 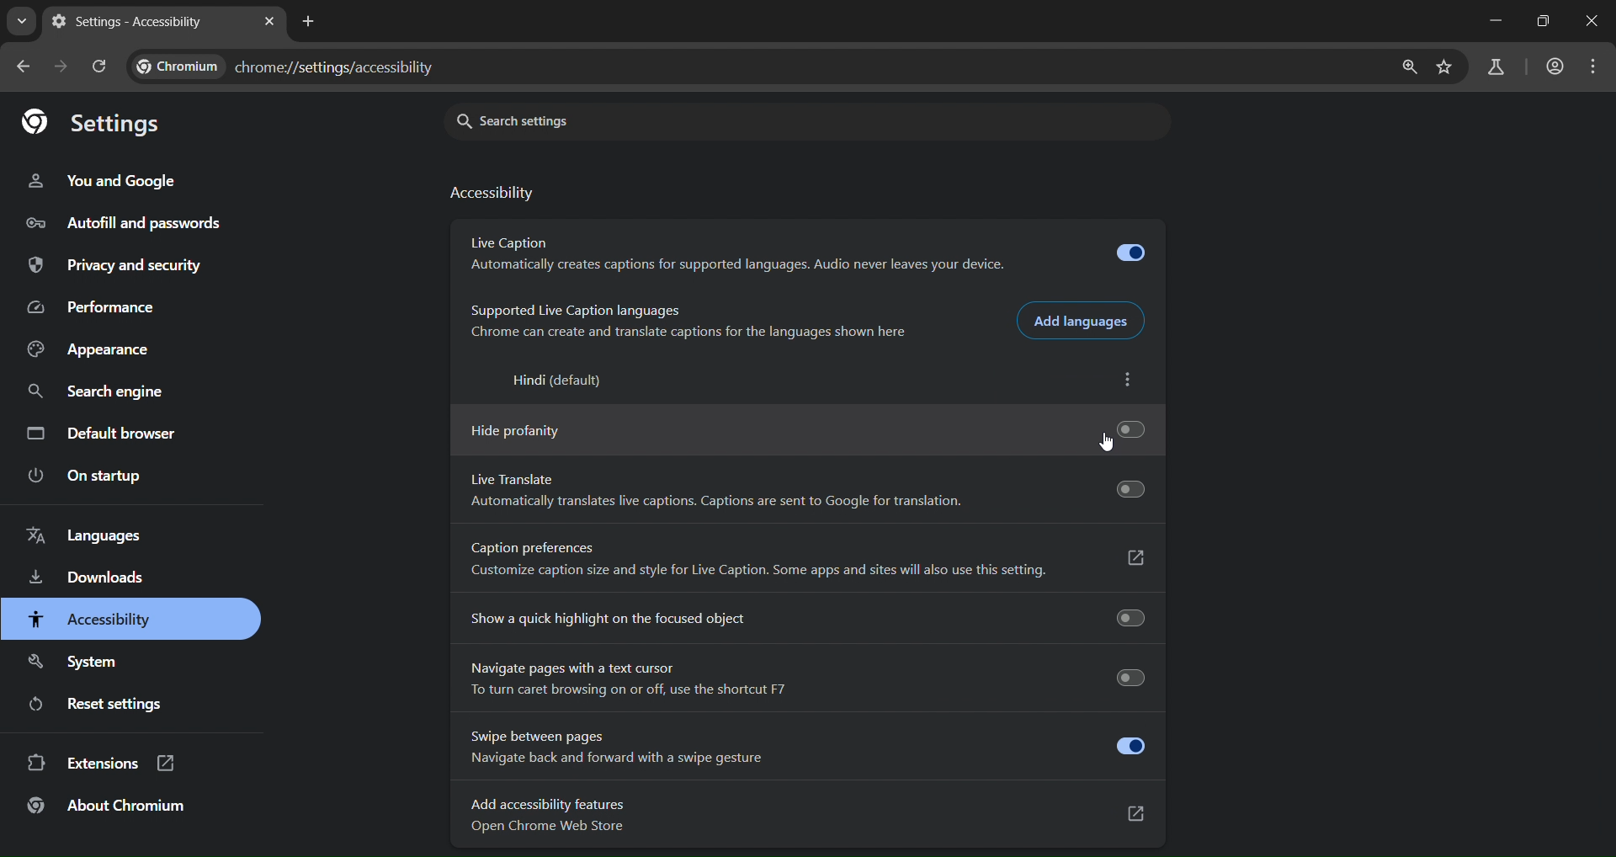 What do you see at coordinates (308, 24) in the screenshot?
I see `new tab` at bounding box center [308, 24].